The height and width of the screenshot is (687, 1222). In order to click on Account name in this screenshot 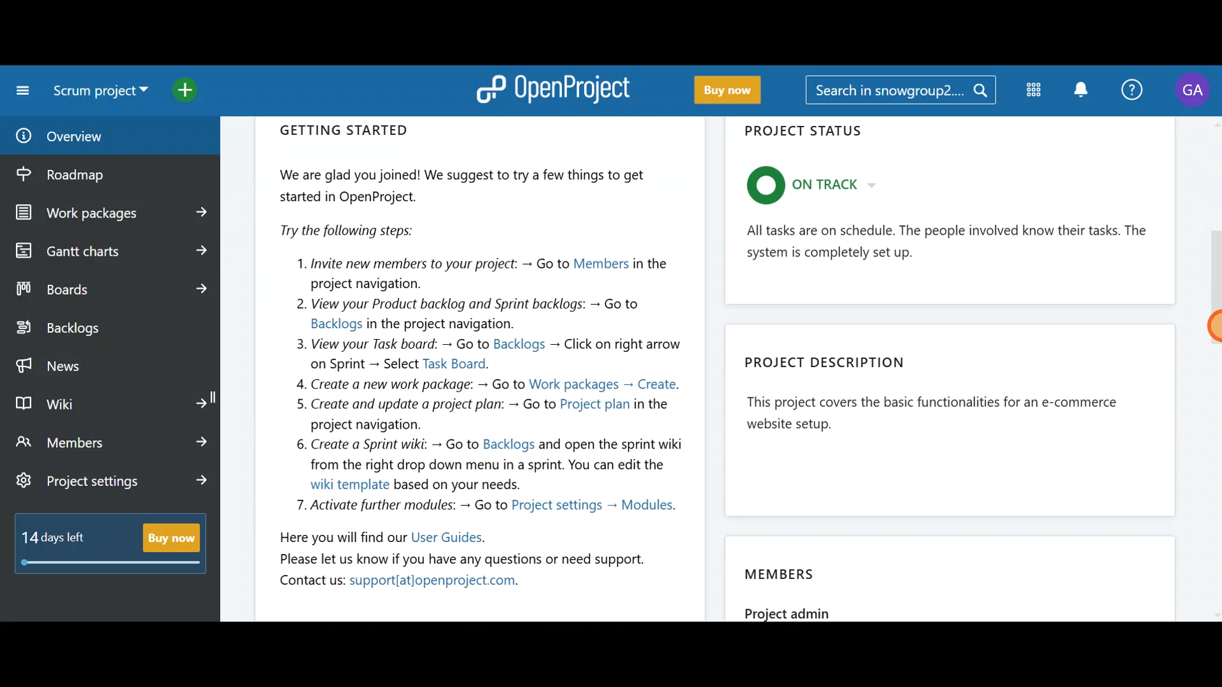, I will do `click(1195, 90)`.